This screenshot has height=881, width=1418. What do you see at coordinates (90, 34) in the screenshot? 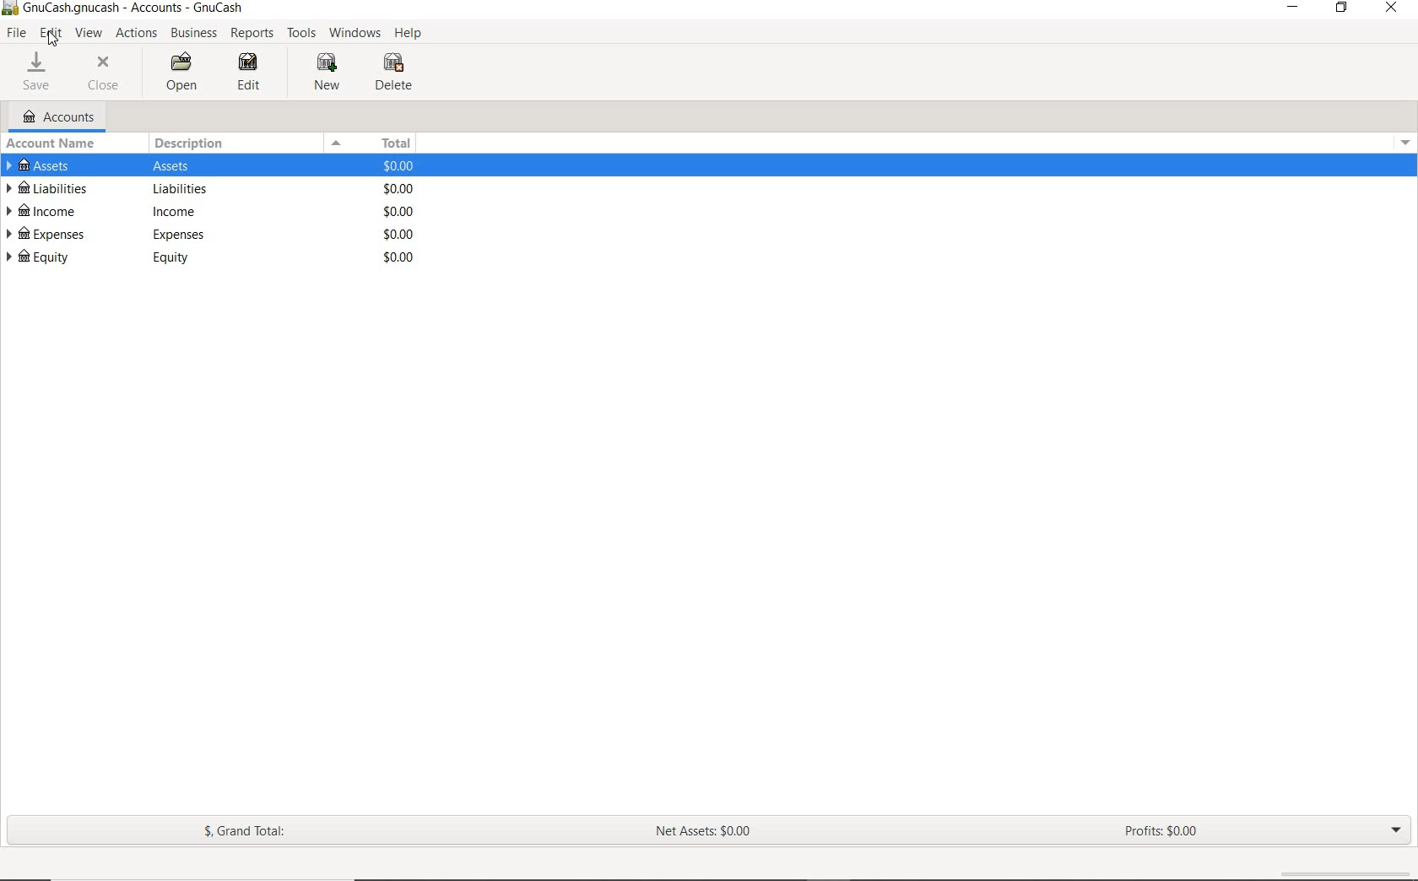
I see `VIEW` at bounding box center [90, 34].